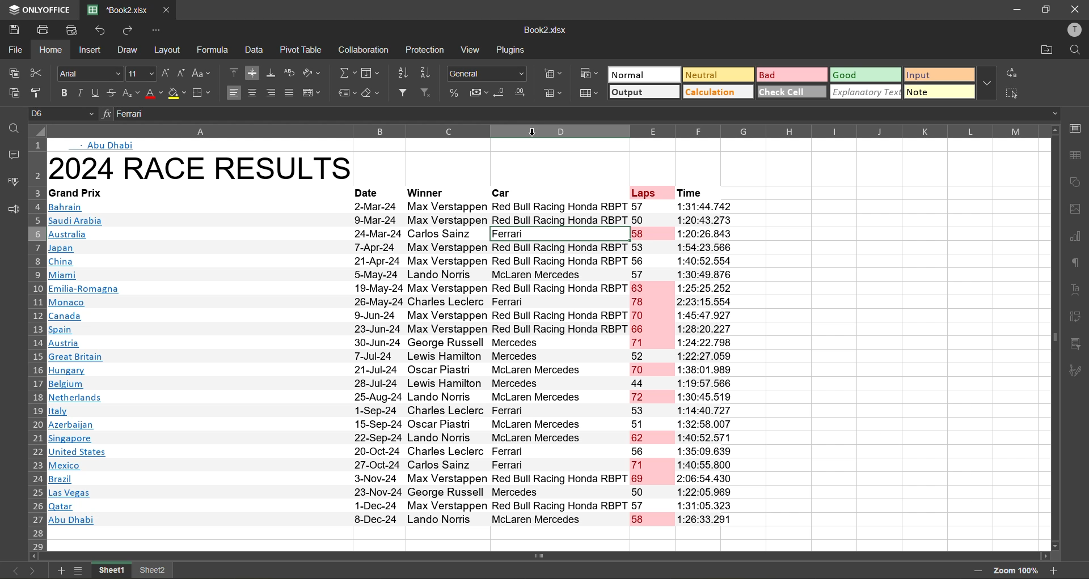 The width and height of the screenshot is (1089, 579). What do you see at coordinates (981, 572) in the screenshot?
I see `zoom out` at bounding box center [981, 572].